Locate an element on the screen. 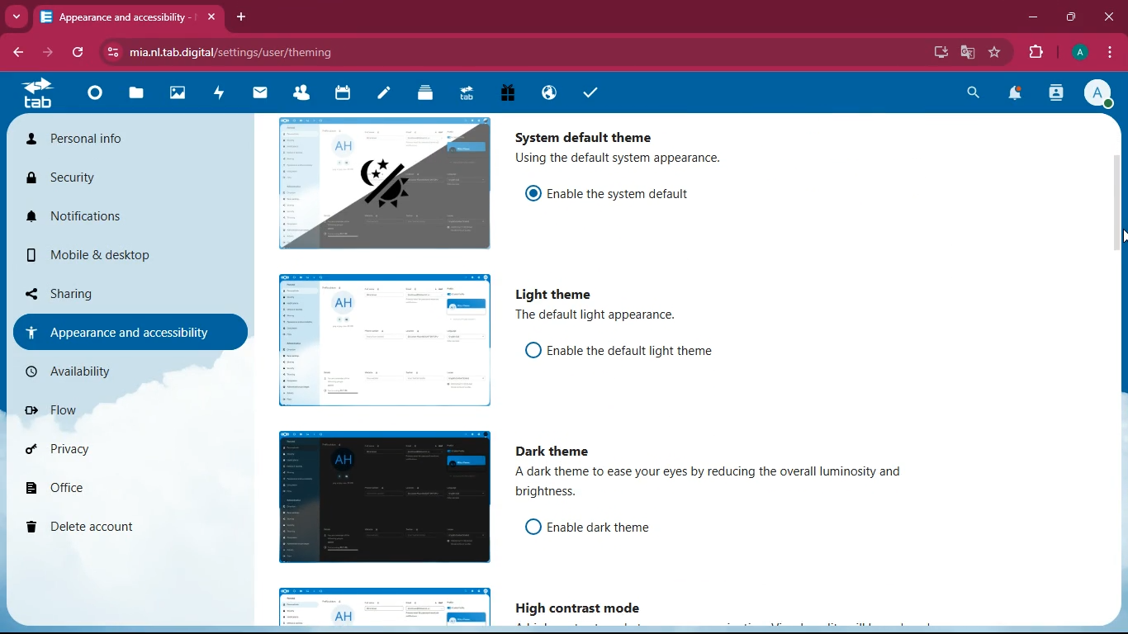  notes is located at coordinates (383, 94).